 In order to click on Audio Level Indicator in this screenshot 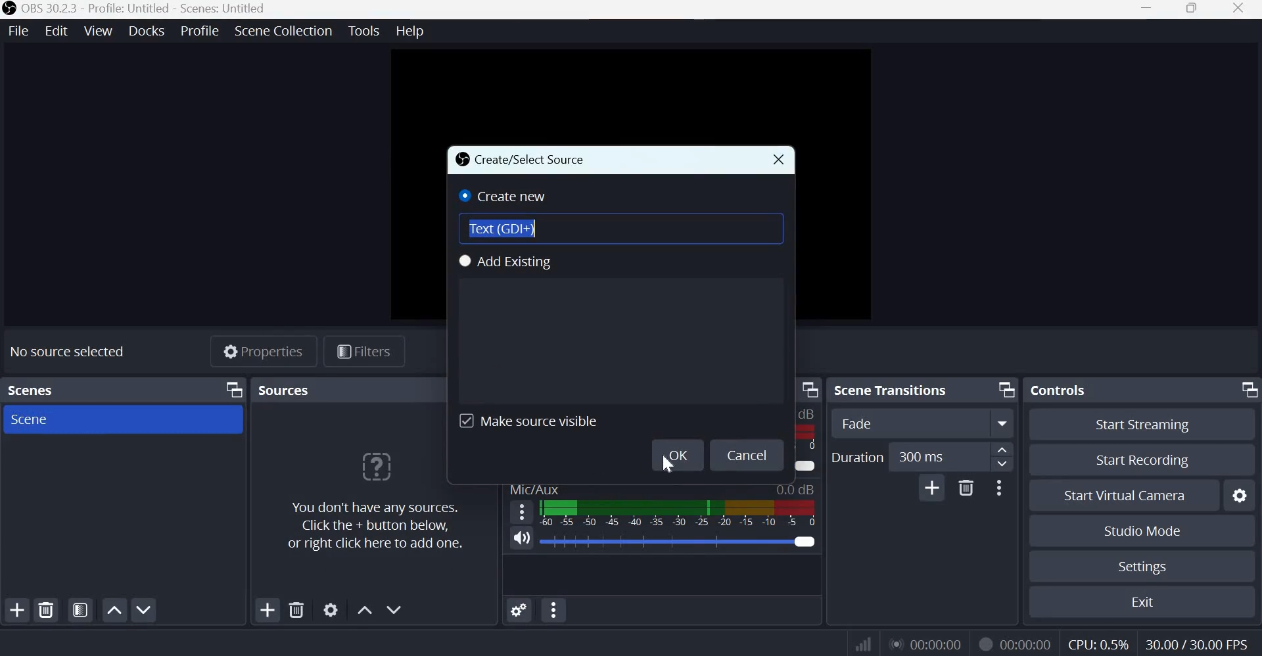, I will do `click(795, 488)`.